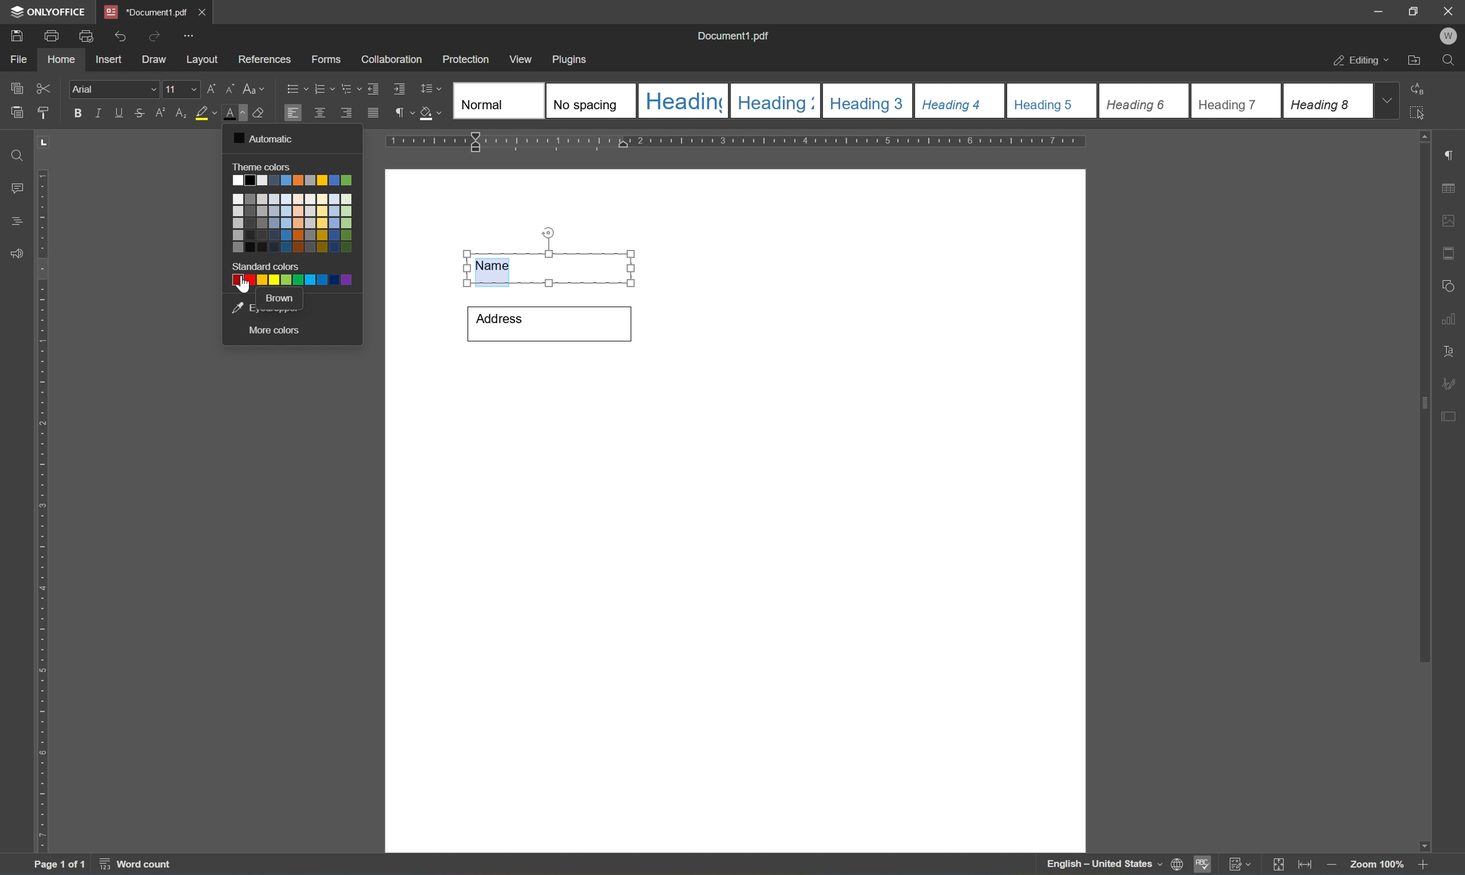  What do you see at coordinates (231, 89) in the screenshot?
I see `decrement font size` at bounding box center [231, 89].